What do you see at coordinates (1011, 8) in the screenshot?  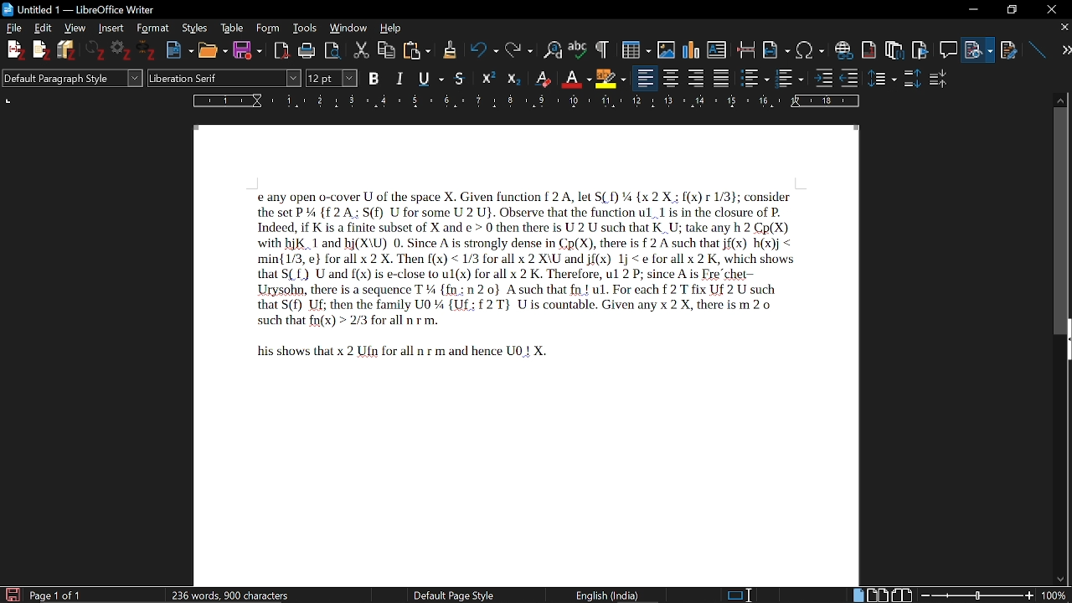 I see `maximize` at bounding box center [1011, 8].